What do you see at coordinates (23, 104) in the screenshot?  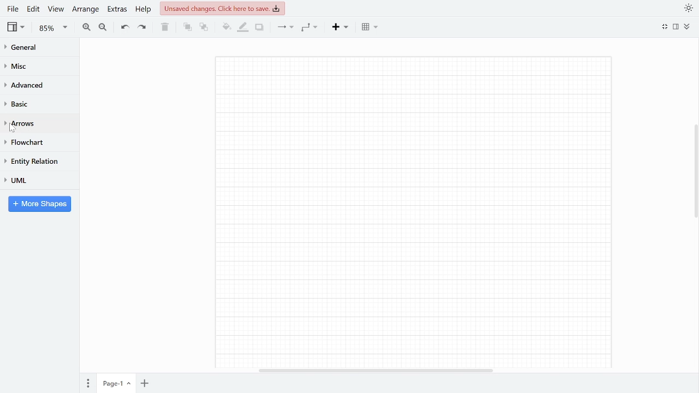 I see `Basic` at bounding box center [23, 104].